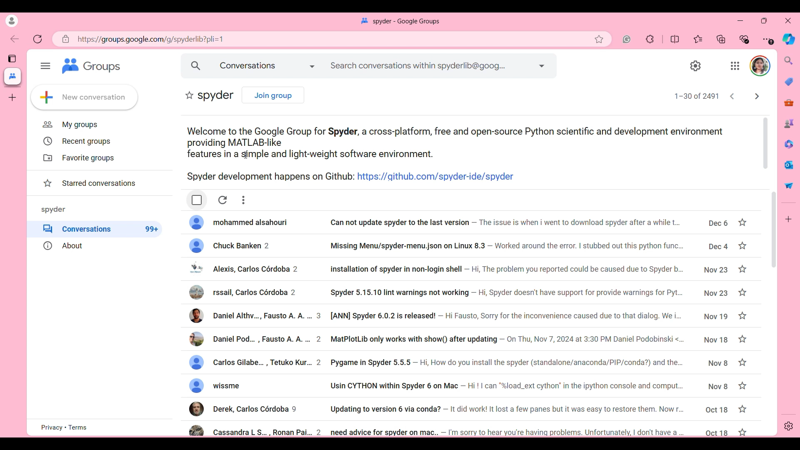 This screenshot has width=800, height=450. I want to click on Browser shopping, so click(789, 82).